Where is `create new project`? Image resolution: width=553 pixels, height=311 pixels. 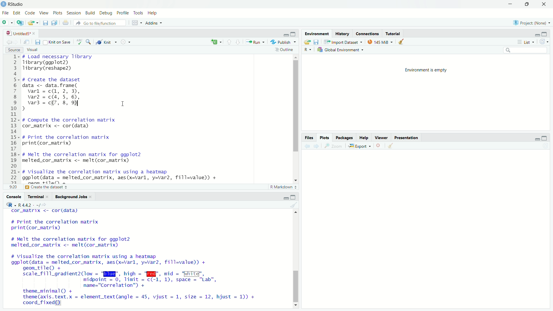
create new project is located at coordinates (19, 22).